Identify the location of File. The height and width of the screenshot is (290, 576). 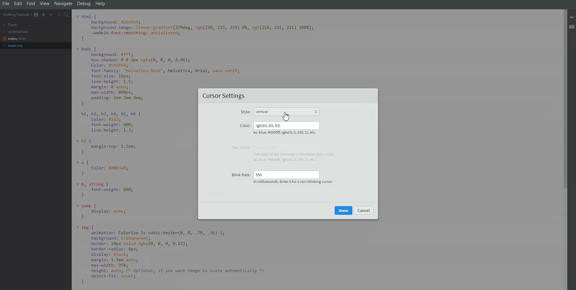
(6, 4).